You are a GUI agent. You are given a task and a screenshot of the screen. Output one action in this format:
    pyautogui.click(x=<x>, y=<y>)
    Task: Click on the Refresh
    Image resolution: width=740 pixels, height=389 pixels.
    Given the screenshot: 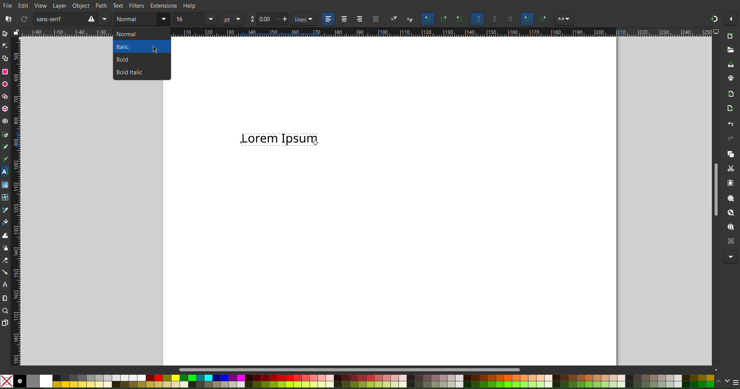 What is the action you would take?
    pyautogui.click(x=24, y=19)
    